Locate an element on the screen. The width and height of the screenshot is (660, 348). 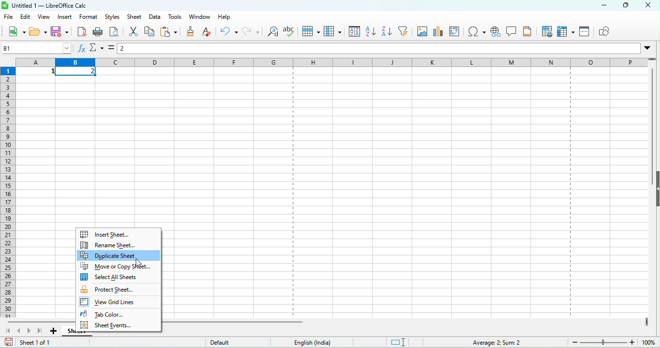
open is located at coordinates (38, 31).